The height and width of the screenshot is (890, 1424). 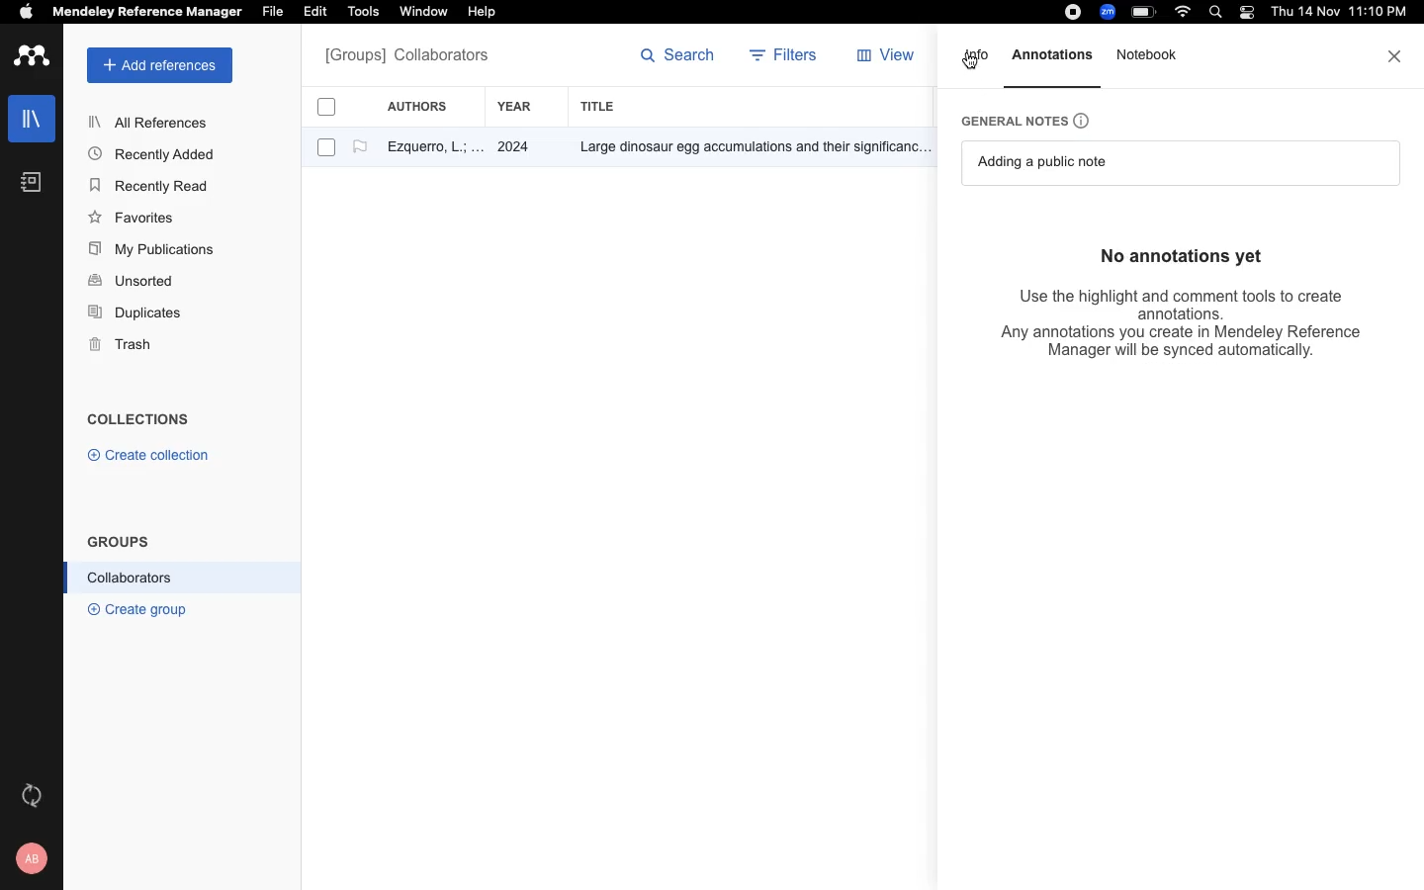 What do you see at coordinates (152, 252) in the screenshot?
I see `My Publications` at bounding box center [152, 252].